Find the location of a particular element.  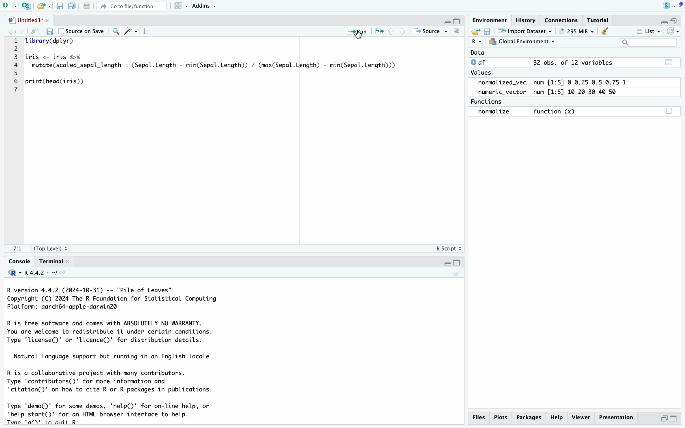

Presentation is located at coordinates (617, 417).